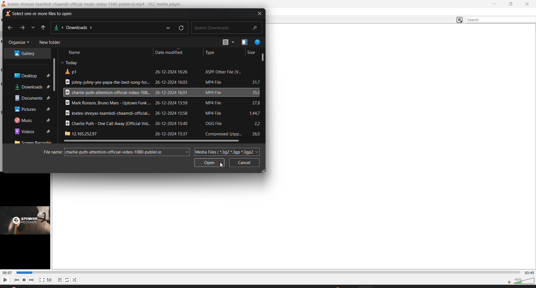 This screenshot has width=536, height=288. What do you see at coordinates (227, 28) in the screenshot?
I see `search` at bounding box center [227, 28].